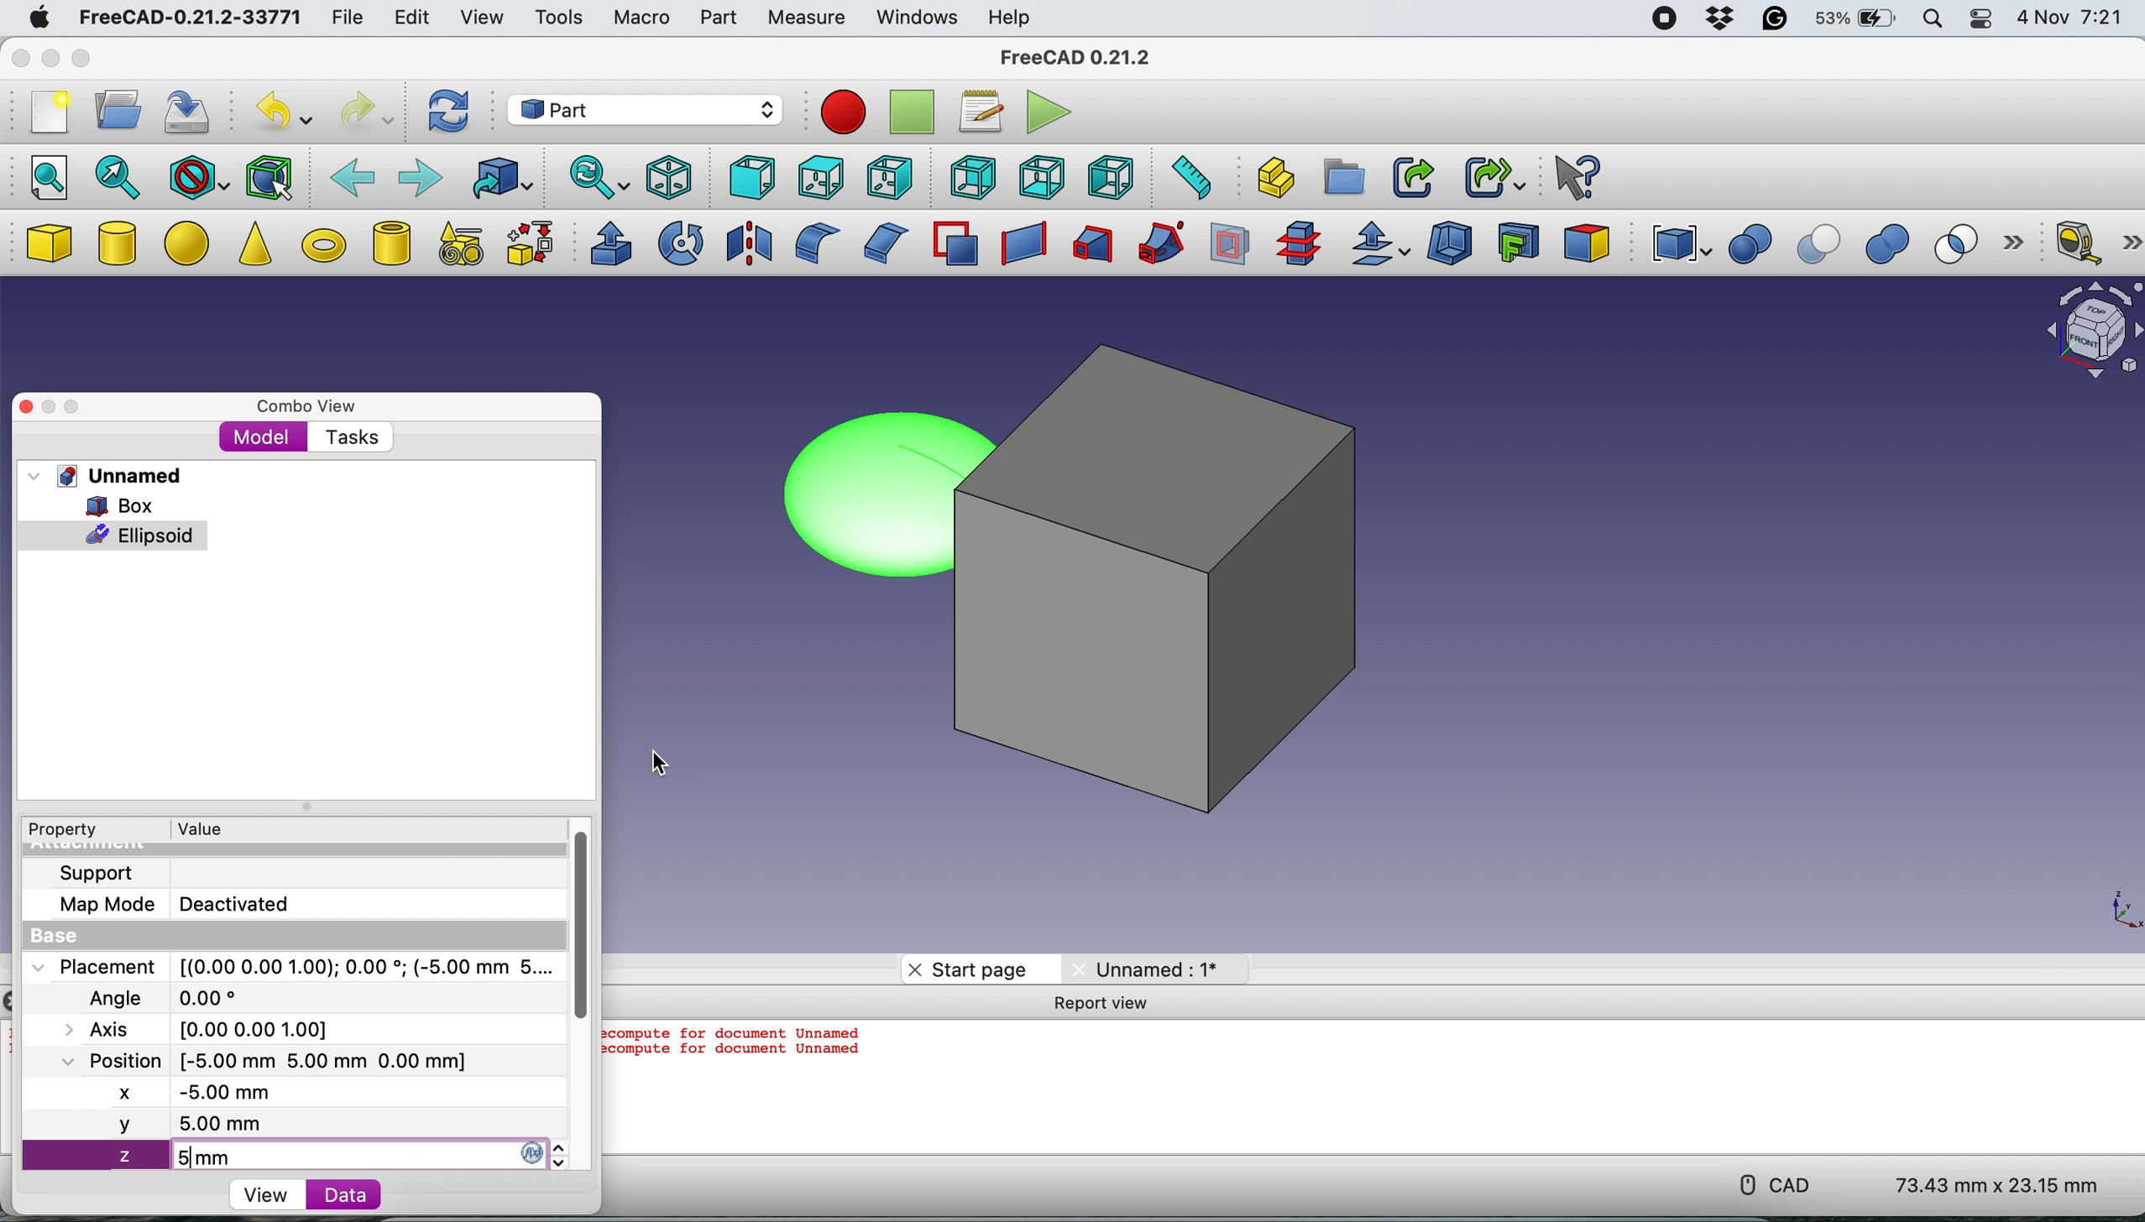 The width and height of the screenshot is (2145, 1222). Describe the element at coordinates (2109, 907) in the screenshot. I see `xy coordinate` at that location.